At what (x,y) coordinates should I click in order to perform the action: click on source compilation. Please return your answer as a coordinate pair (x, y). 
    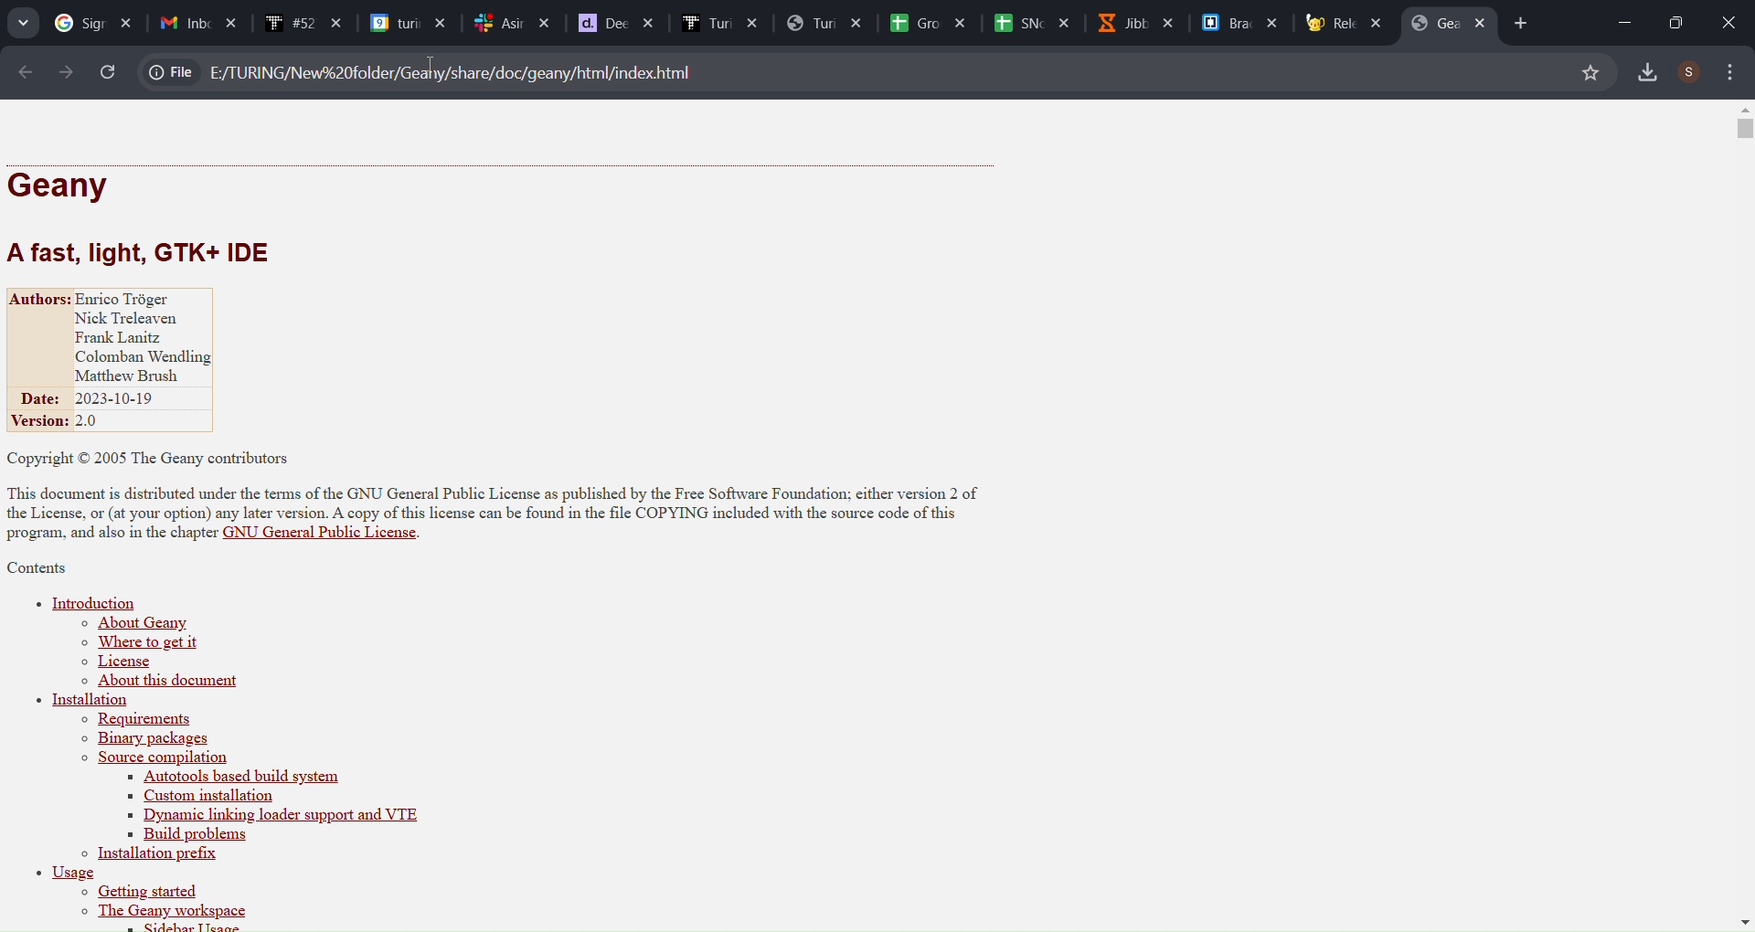
    Looking at the image, I should click on (154, 759).